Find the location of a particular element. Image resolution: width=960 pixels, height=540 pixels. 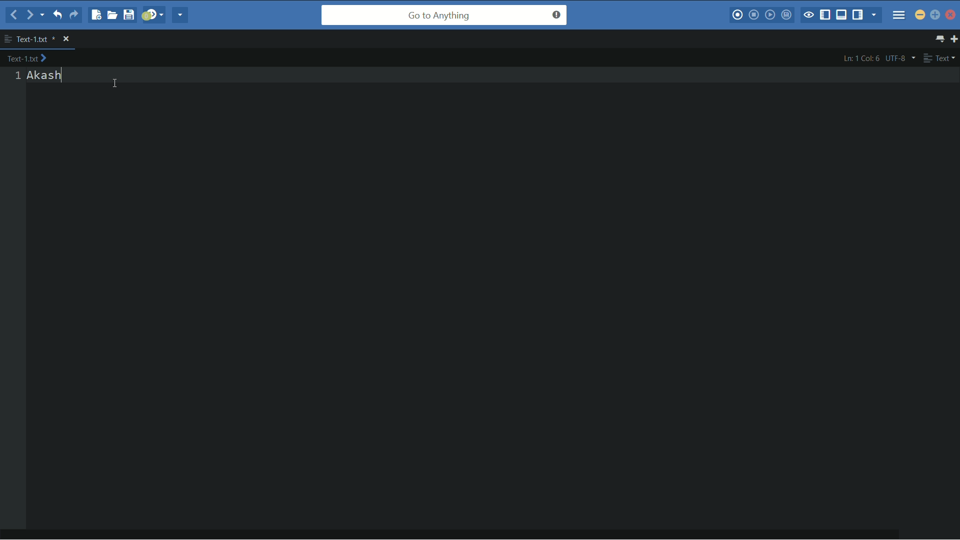

Text-1 File is located at coordinates (35, 38).